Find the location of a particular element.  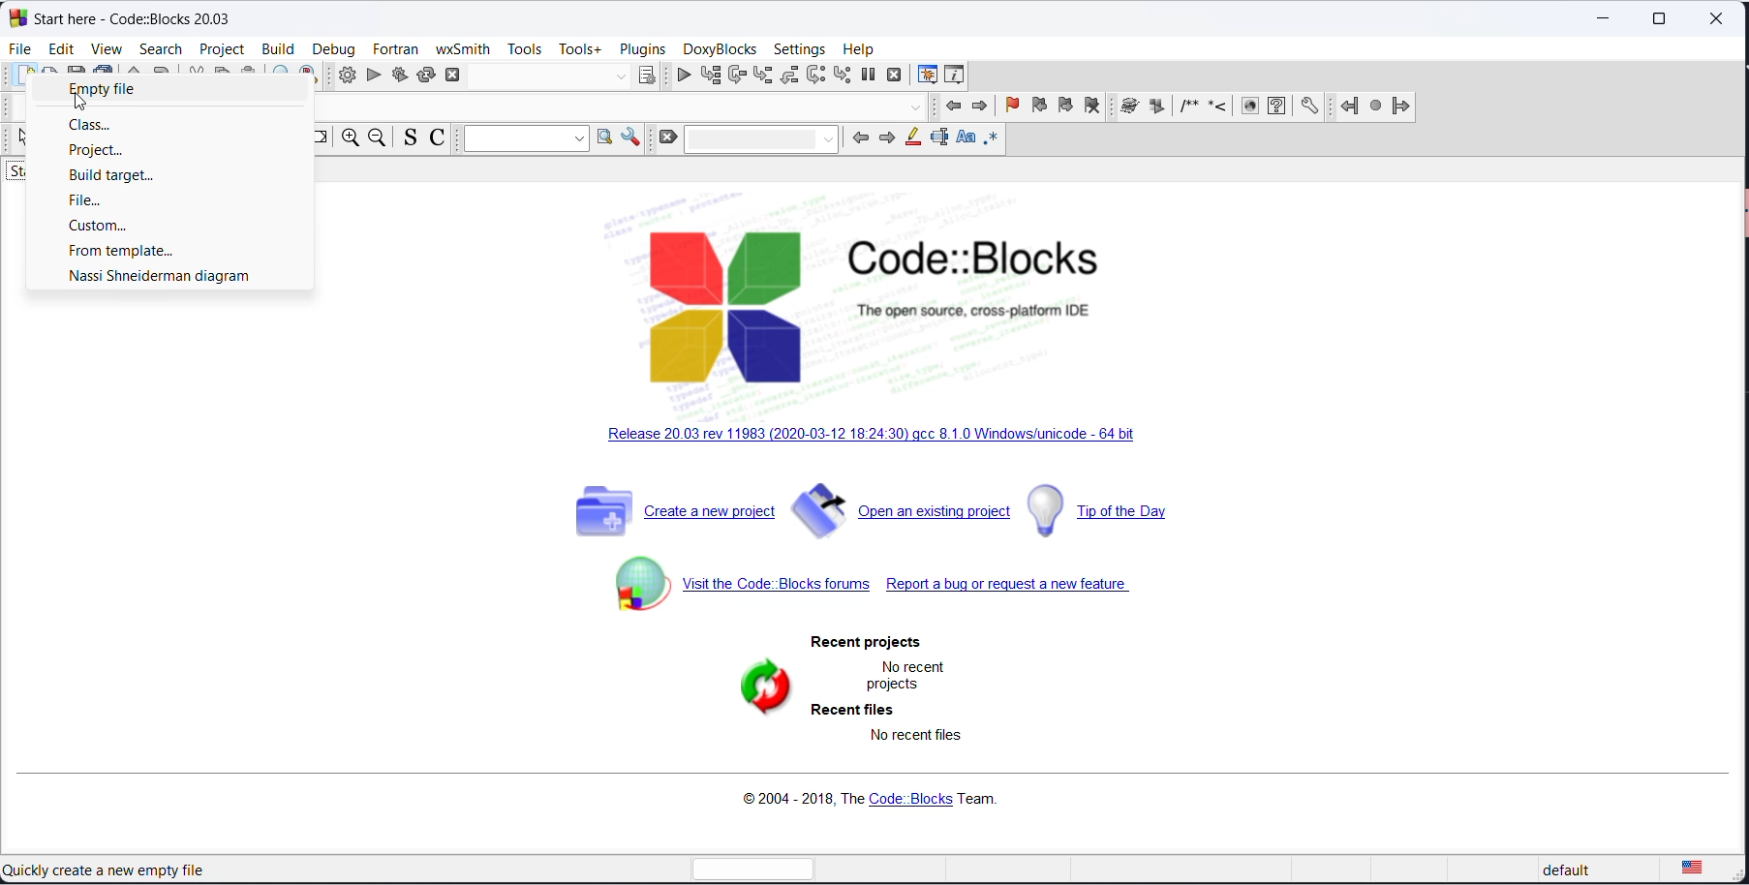

text and dropdown is located at coordinates (521, 139).